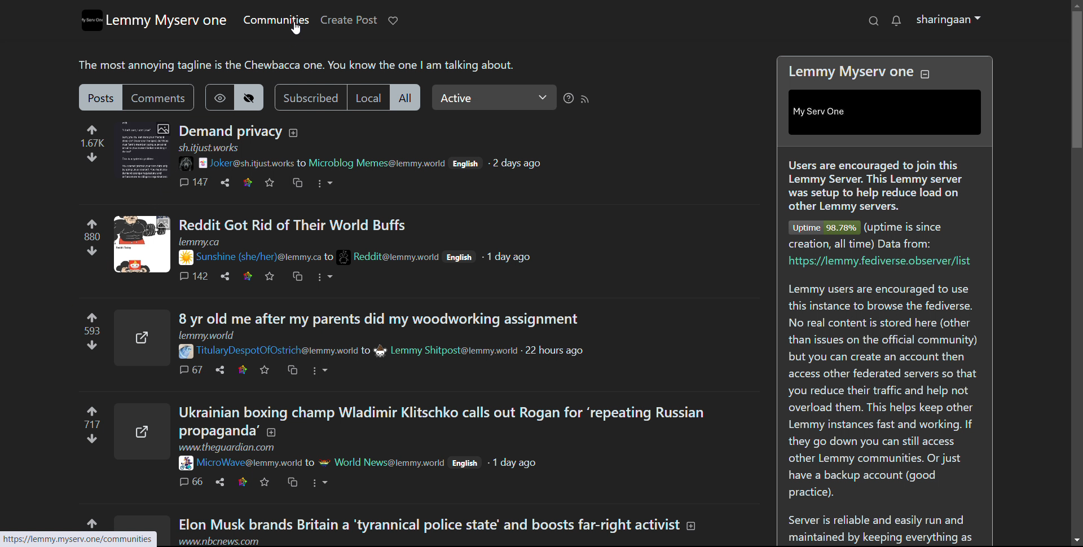 The height and width of the screenshot is (547, 1083). I want to click on poster image, so click(379, 350).